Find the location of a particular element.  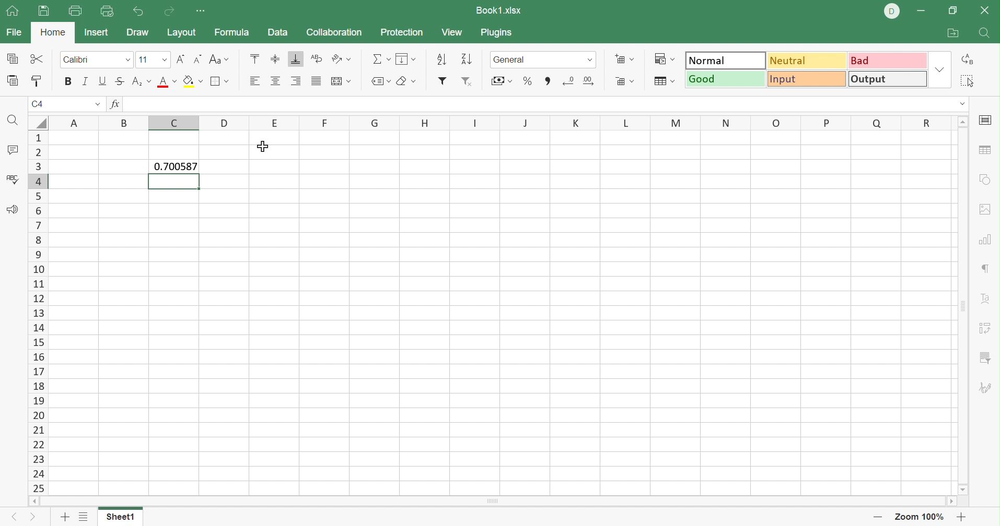

Spell checking is located at coordinates (13, 181).